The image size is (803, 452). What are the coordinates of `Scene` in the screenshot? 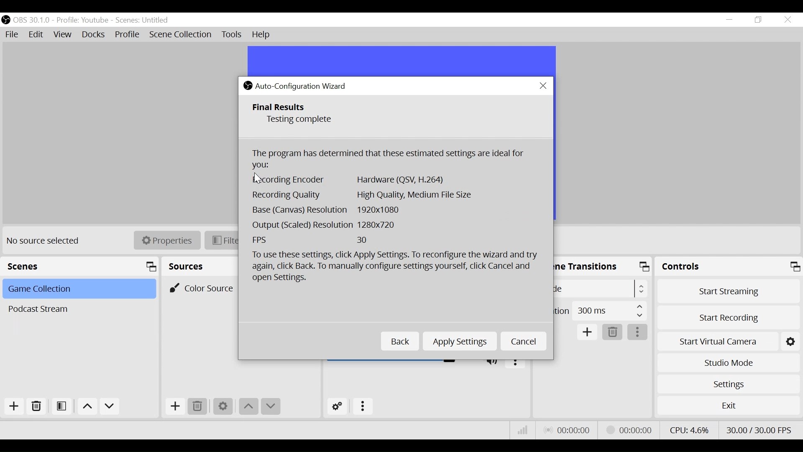 It's located at (77, 309).